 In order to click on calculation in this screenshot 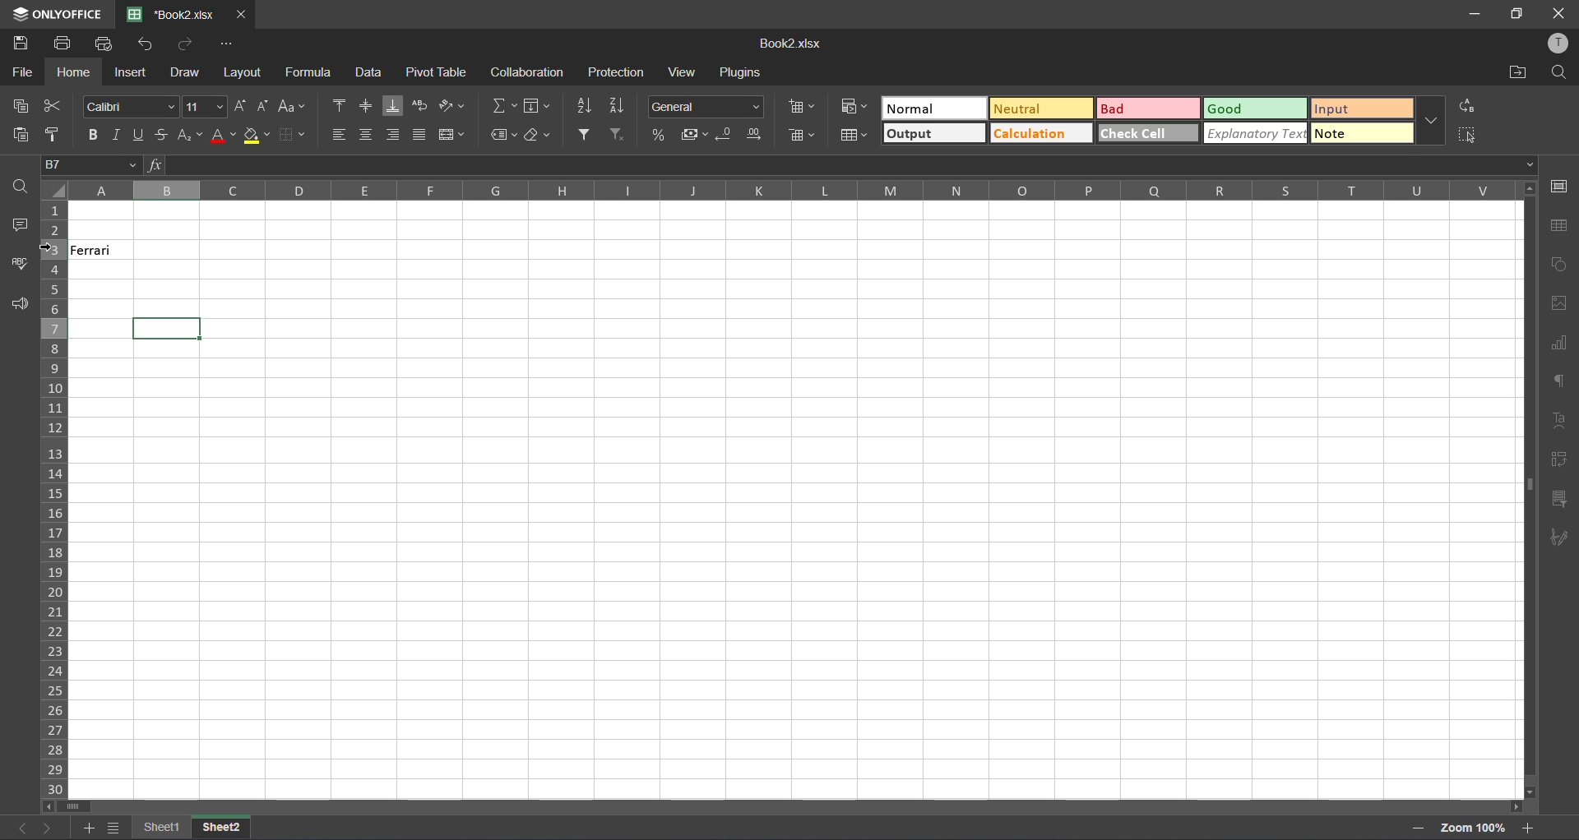, I will do `click(1031, 134)`.